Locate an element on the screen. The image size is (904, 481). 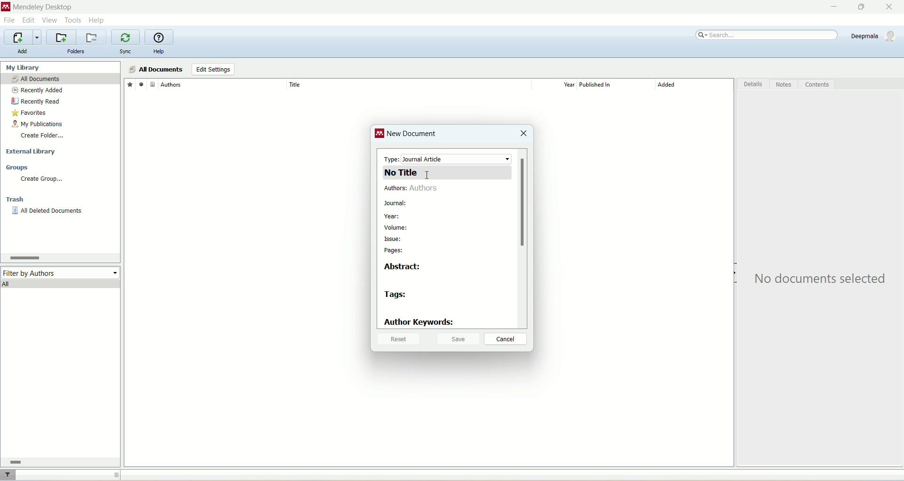
edit is located at coordinates (28, 20).